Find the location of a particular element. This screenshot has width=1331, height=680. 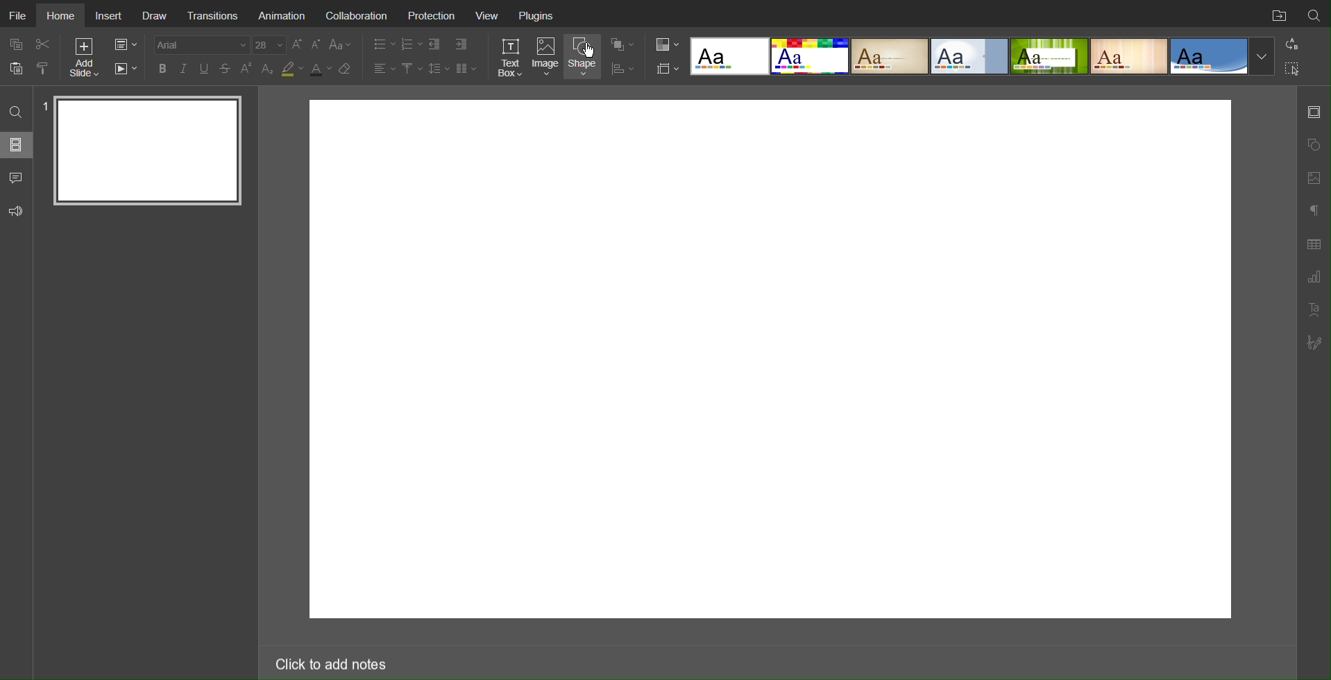

Shape Settings is located at coordinates (1313, 145).